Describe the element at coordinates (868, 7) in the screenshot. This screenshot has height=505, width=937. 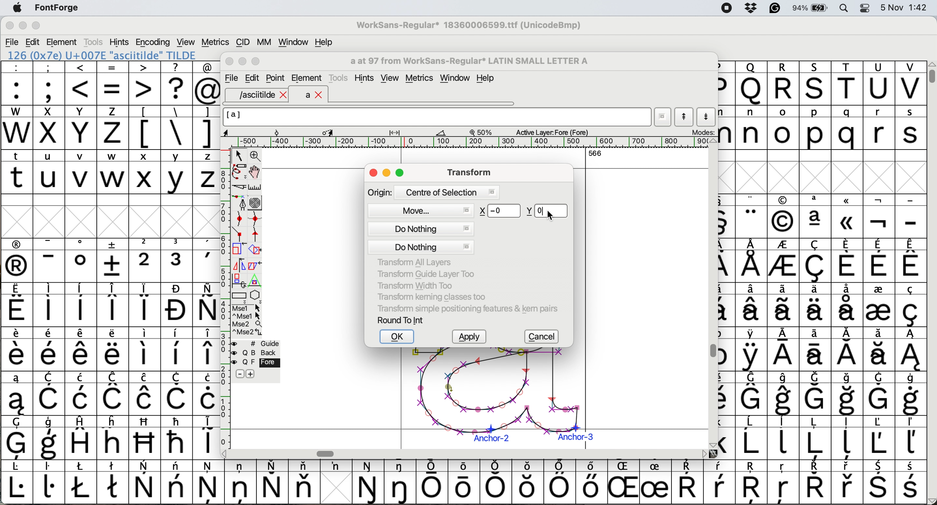
I see `control center` at that location.